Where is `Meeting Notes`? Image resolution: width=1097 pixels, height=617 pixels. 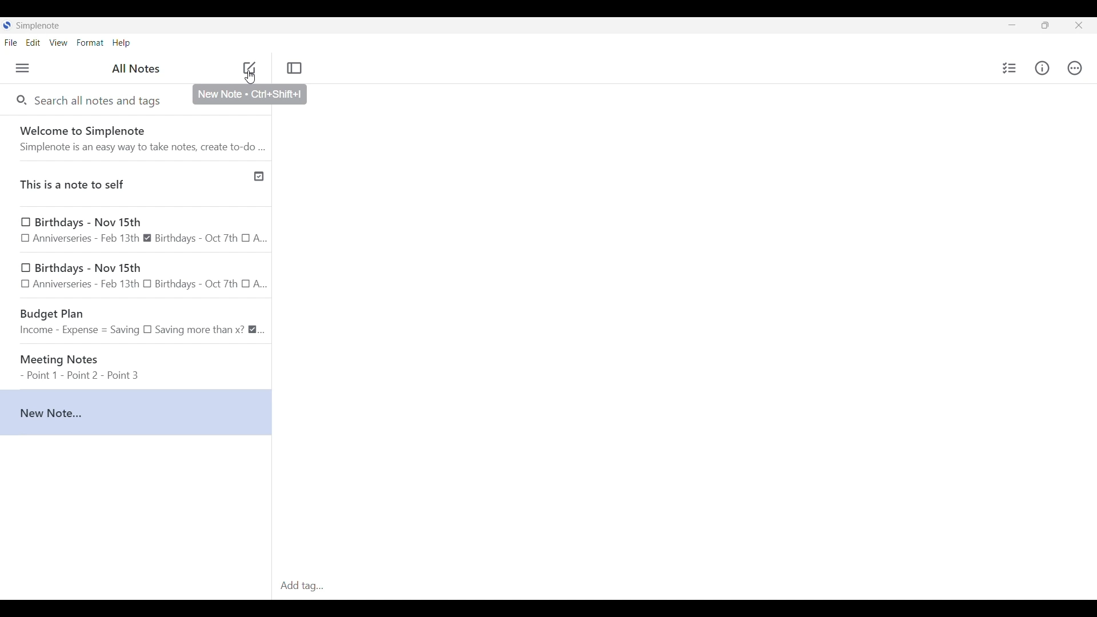 Meeting Notes is located at coordinates (137, 363).